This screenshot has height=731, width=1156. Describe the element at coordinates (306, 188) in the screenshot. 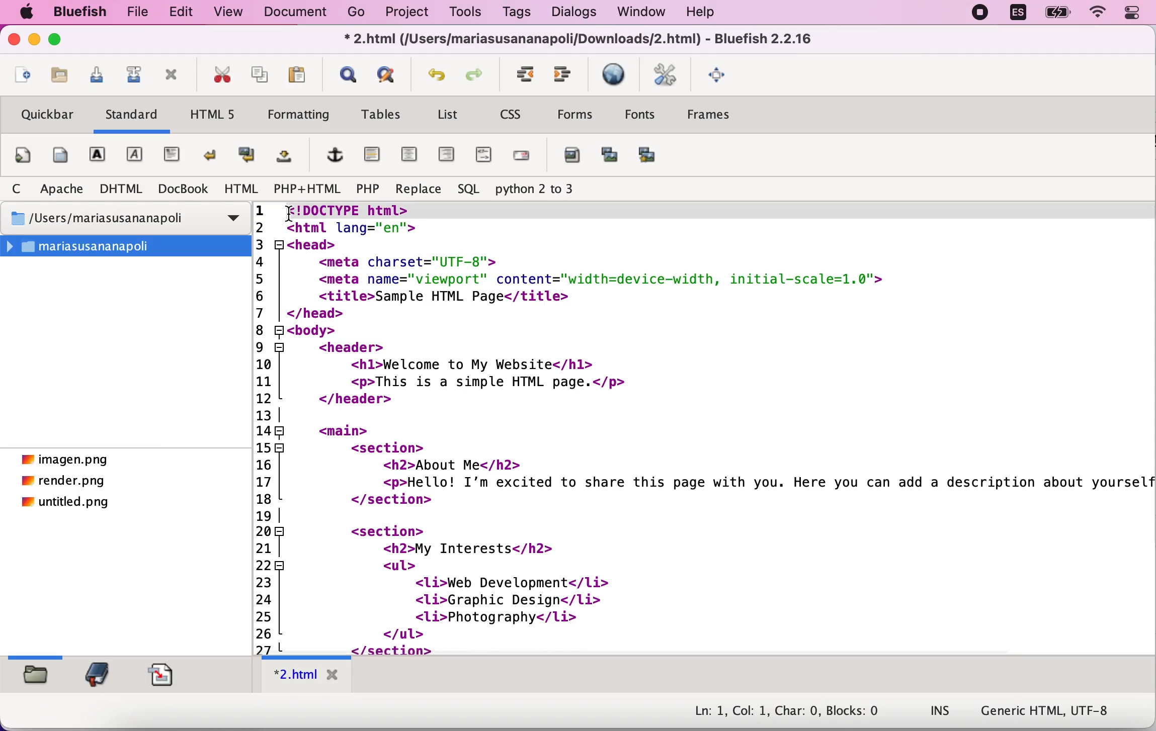

I see `php+html` at that location.